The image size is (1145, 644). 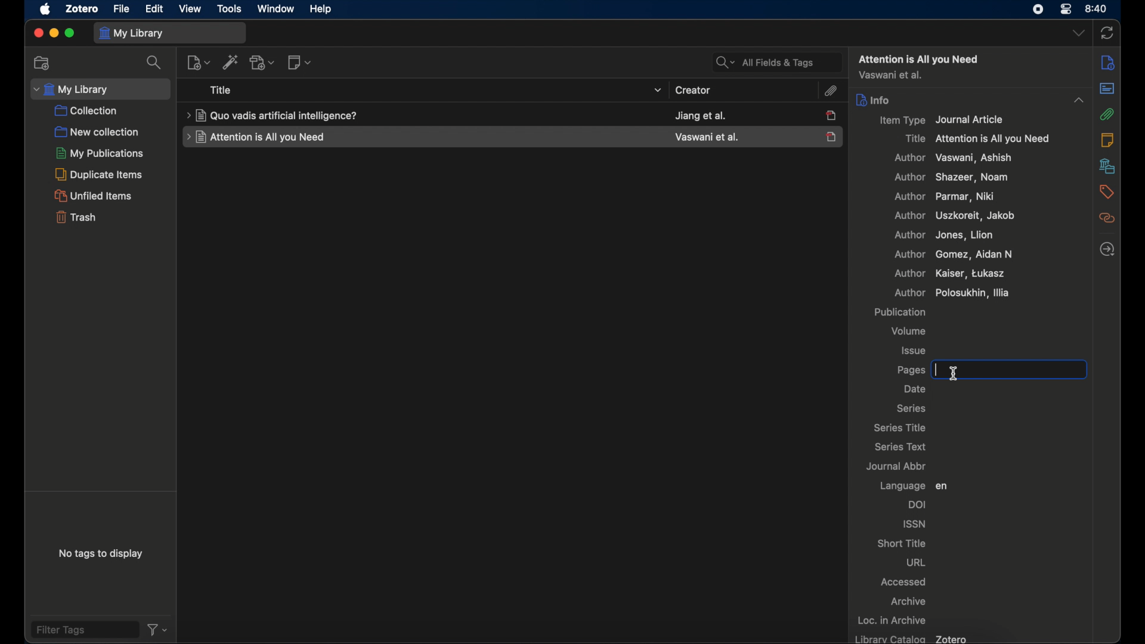 I want to click on item selected, so click(x=833, y=136).